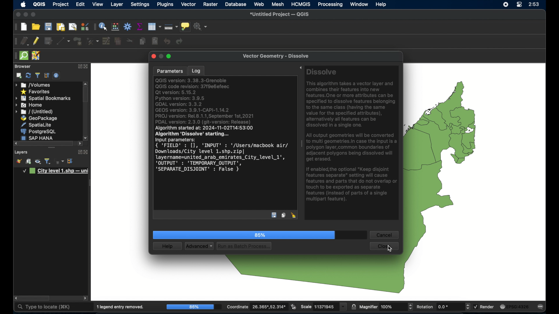 This screenshot has height=314, width=559. What do you see at coordinates (284, 215) in the screenshot?
I see `copy features` at bounding box center [284, 215].